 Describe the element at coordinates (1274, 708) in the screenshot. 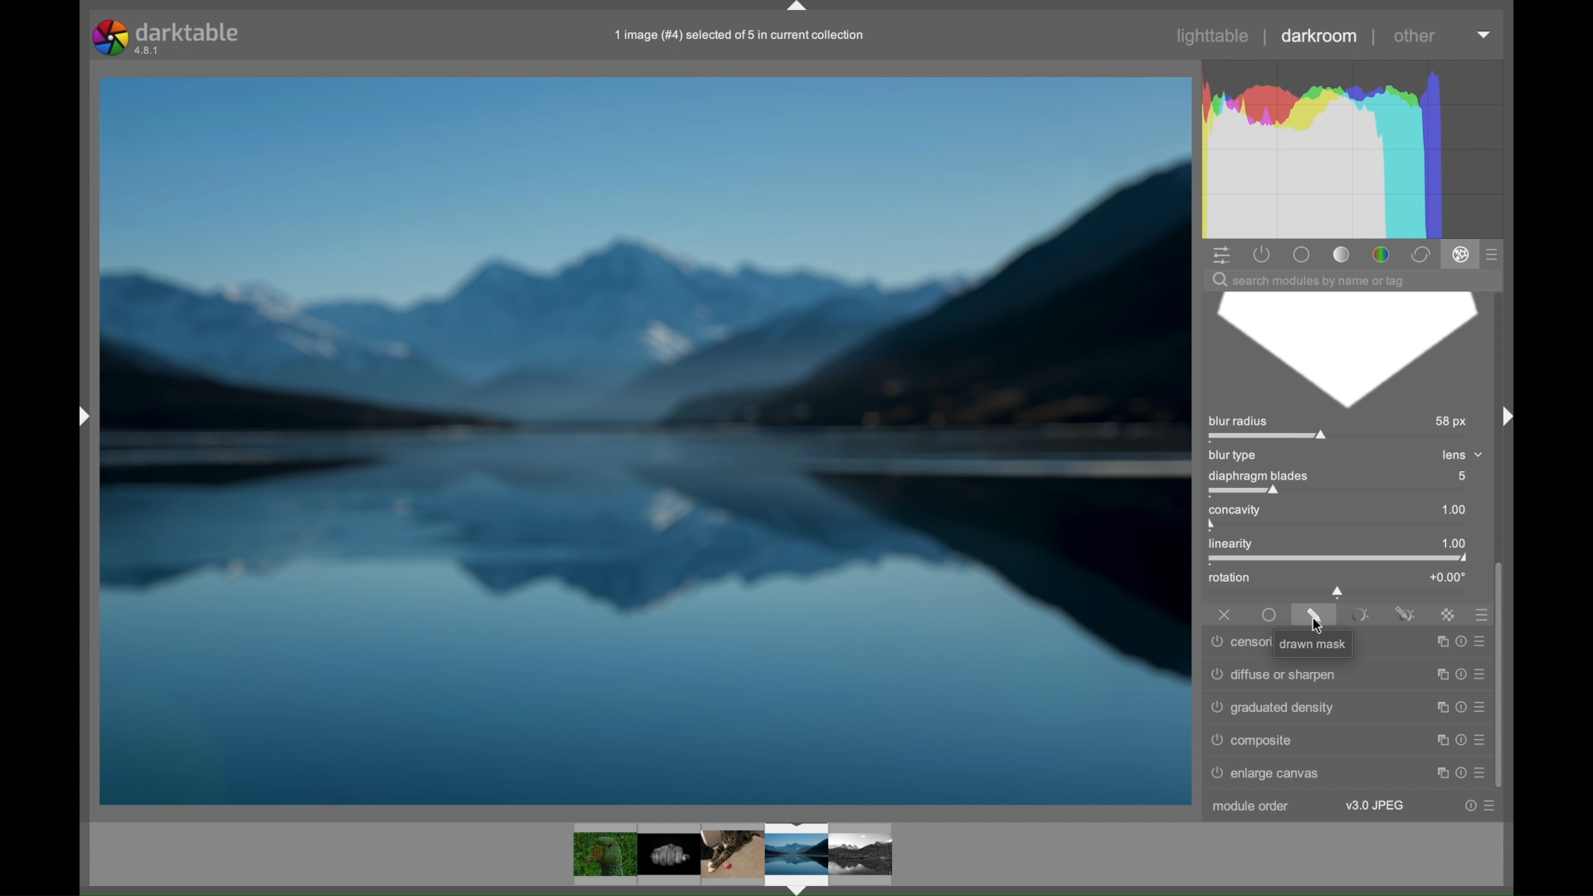

I see `graduated density` at that location.